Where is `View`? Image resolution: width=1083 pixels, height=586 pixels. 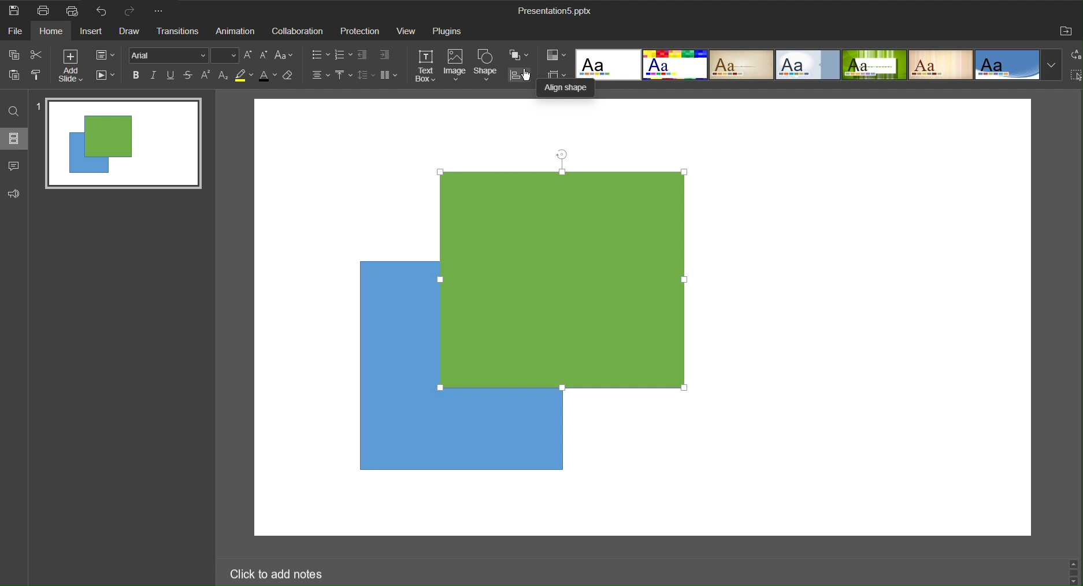 View is located at coordinates (408, 31).